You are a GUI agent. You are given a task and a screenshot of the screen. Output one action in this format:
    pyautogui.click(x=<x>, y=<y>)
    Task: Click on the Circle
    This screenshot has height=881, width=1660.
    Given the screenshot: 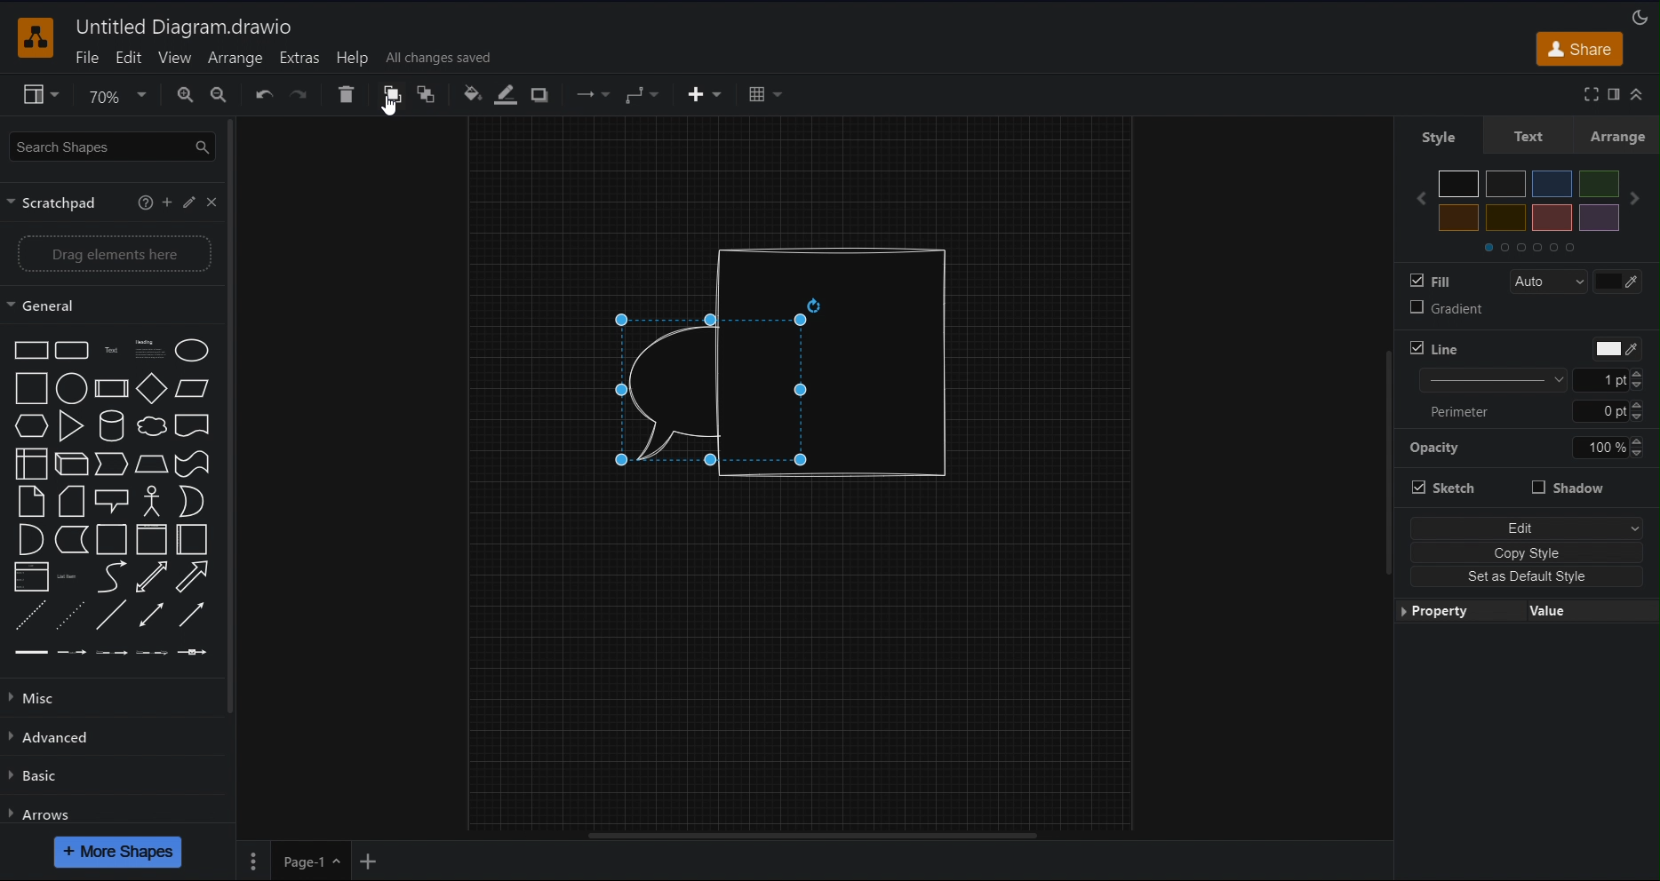 What is the action you would take?
    pyautogui.click(x=72, y=388)
    